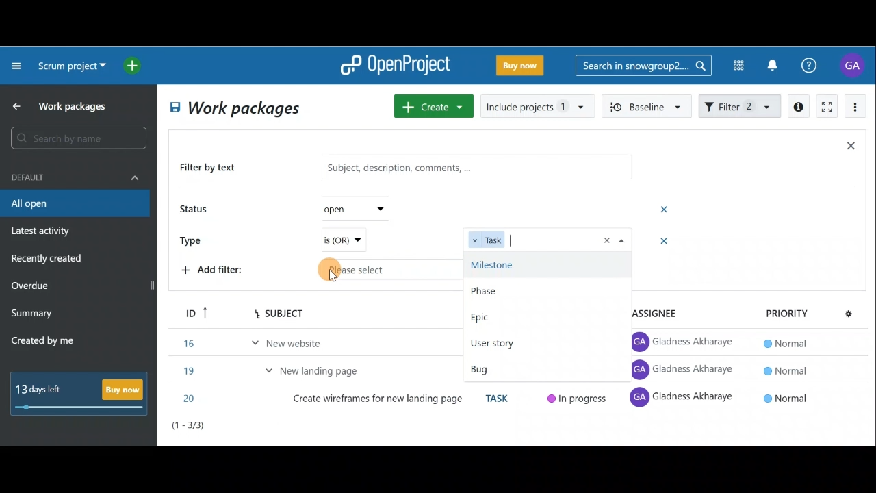 The width and height of the screenshot is (876, 493). Describe the element at coordinates (75, 176) in the screenshot. I see `Default` at that location.